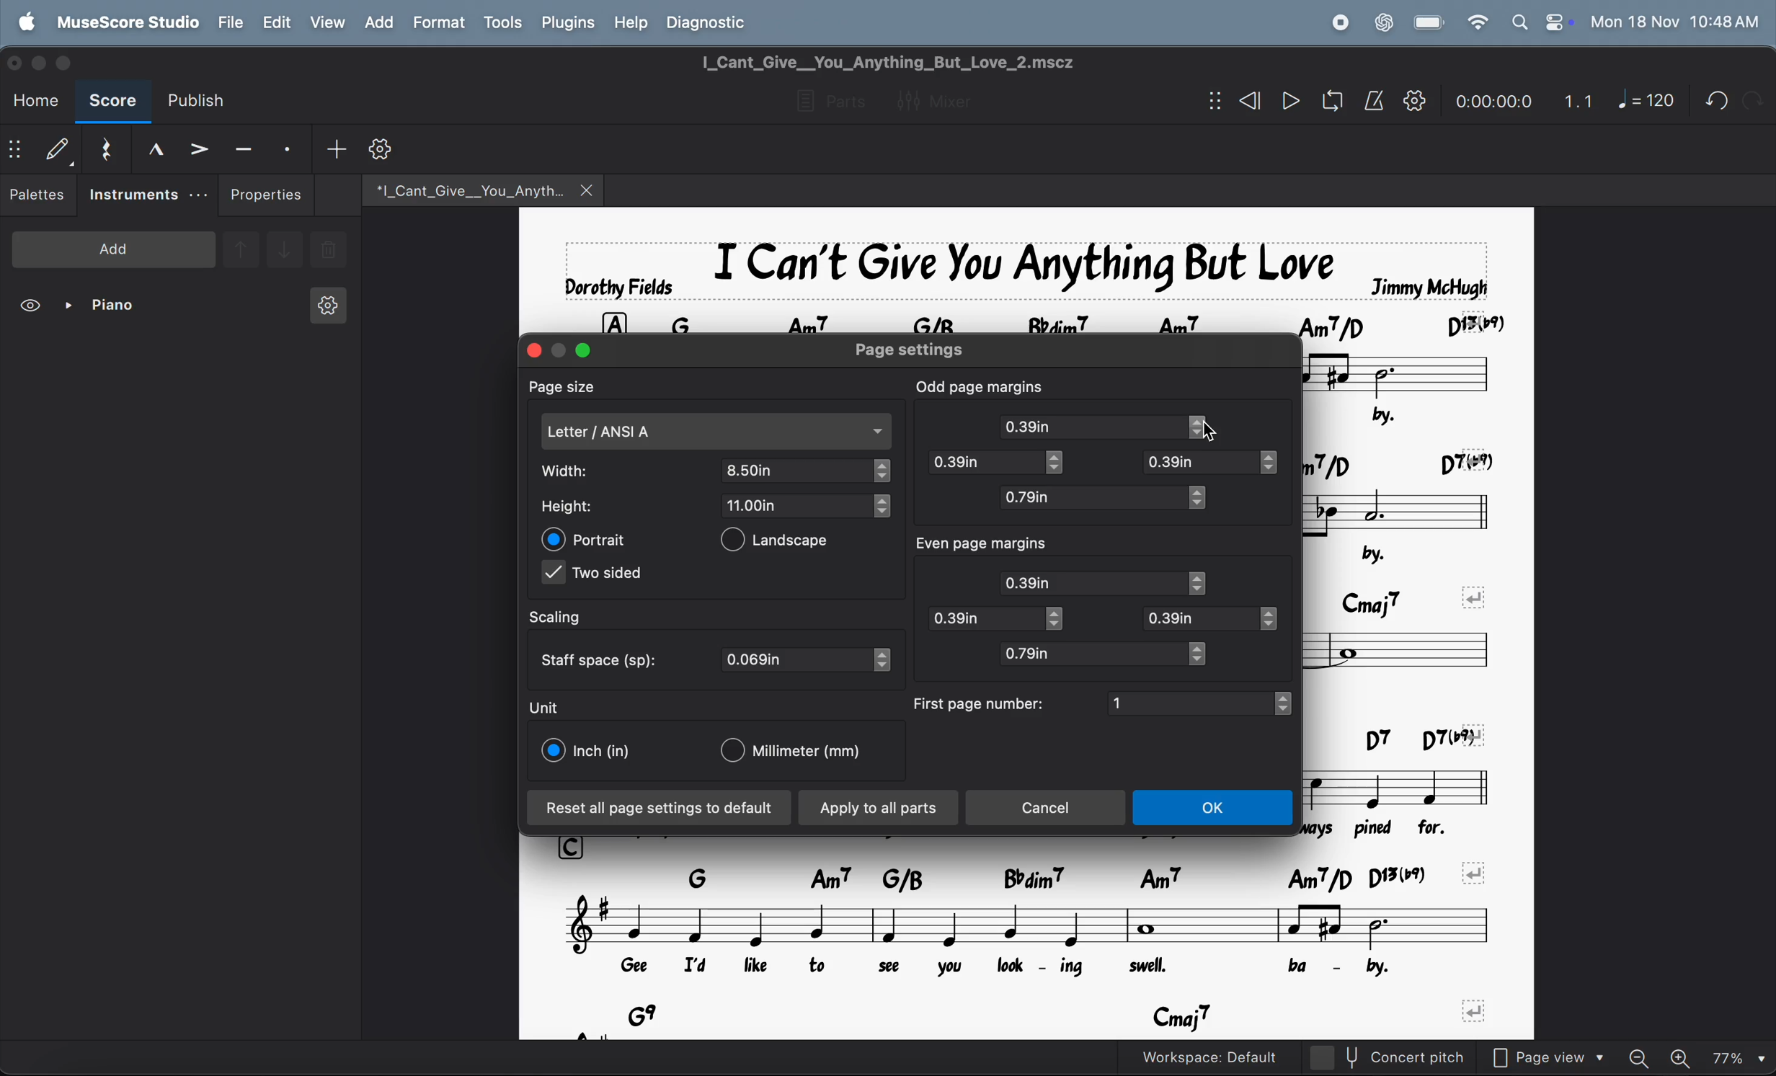 This screenshot has height=1076, width=1776. What do you see at coordinates (545, 707) in the screenshot?
I see `unit` at bounding box center [545, 707].